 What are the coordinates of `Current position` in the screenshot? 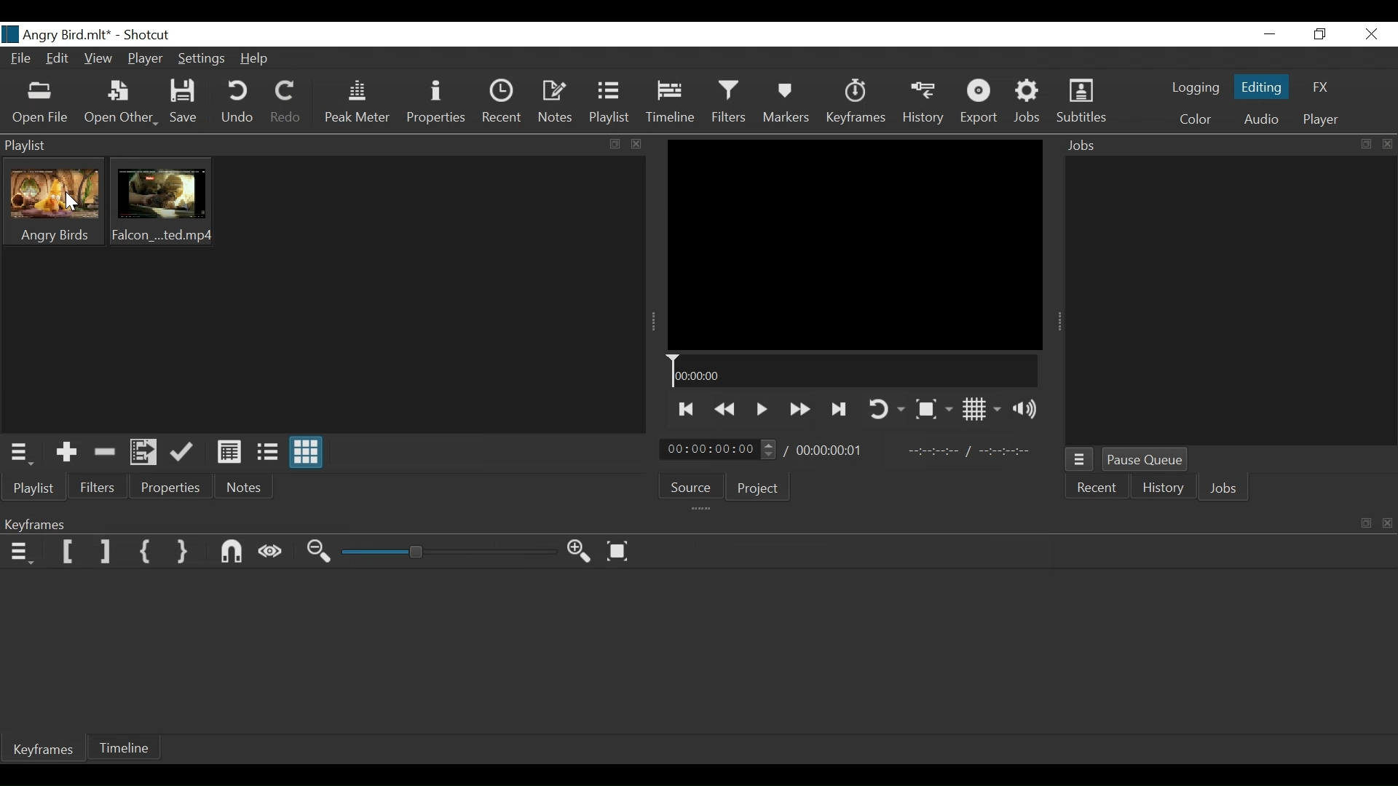 It's located at (722, 449).